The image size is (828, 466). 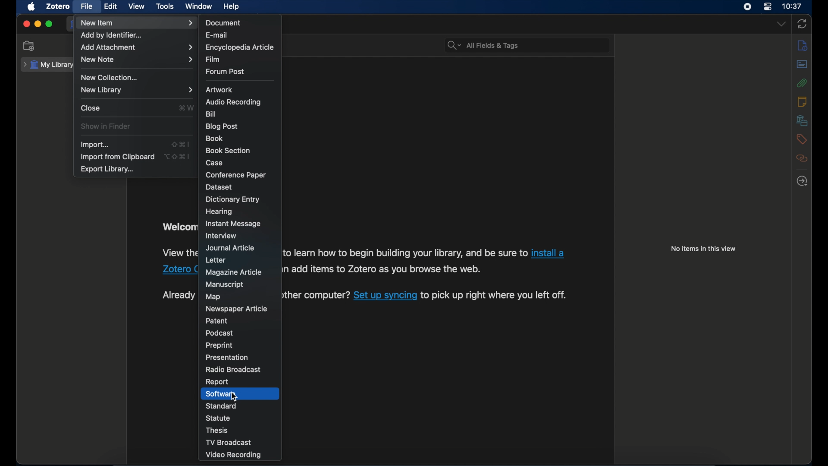 What do you see at coordinates (117, 156) in the screenshot?
I see `import from clipboard` at bounding box center [117, 156].